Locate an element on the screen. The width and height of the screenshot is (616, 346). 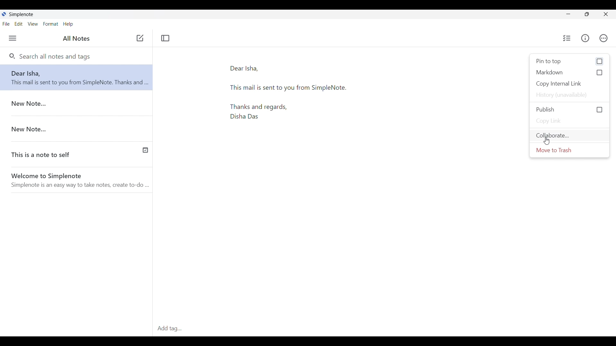
Close  is located at coordinates (605, 14).